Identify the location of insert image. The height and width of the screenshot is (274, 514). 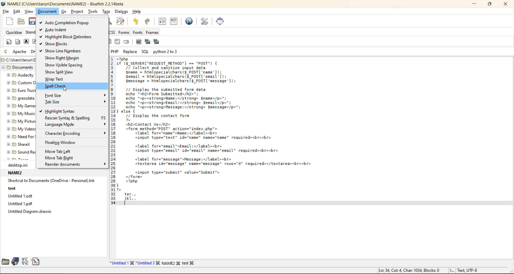
(138, 42).